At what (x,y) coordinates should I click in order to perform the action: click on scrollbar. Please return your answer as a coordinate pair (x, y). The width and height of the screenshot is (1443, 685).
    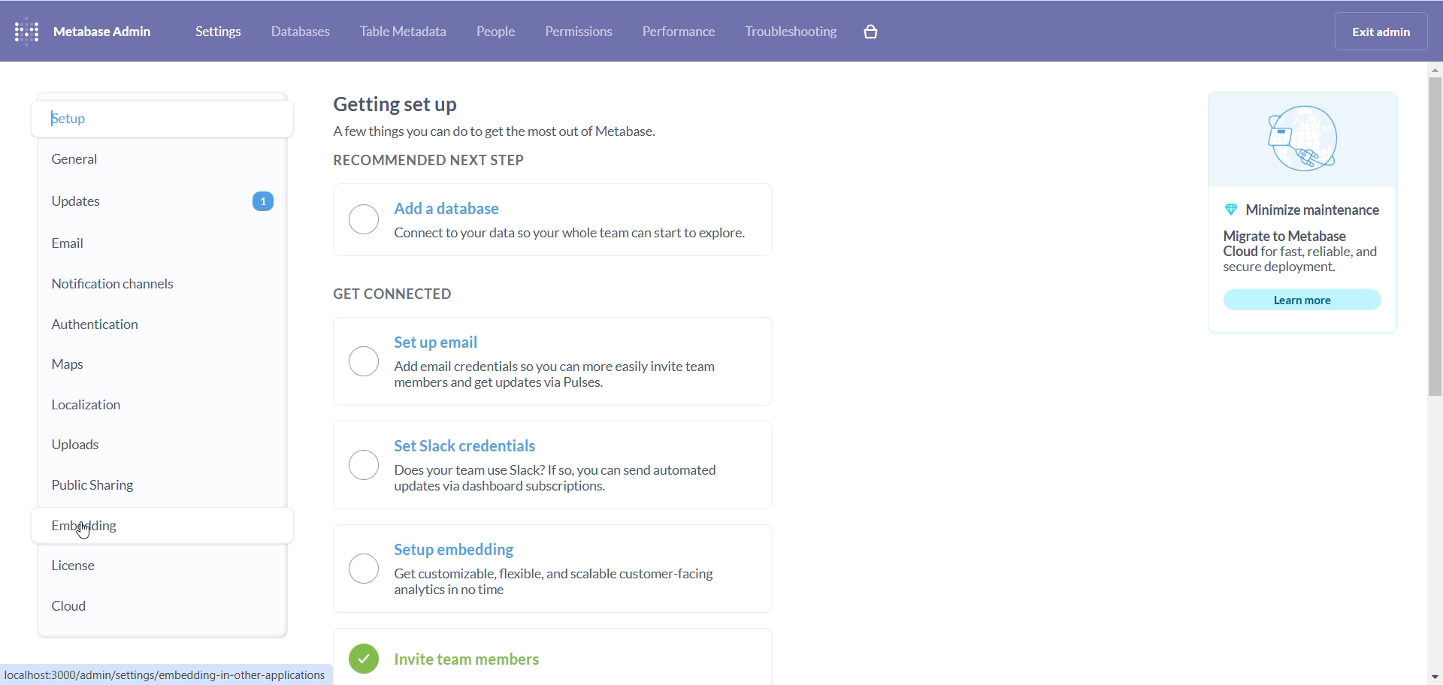
    Looking at the image, I should click on (1433, 261).